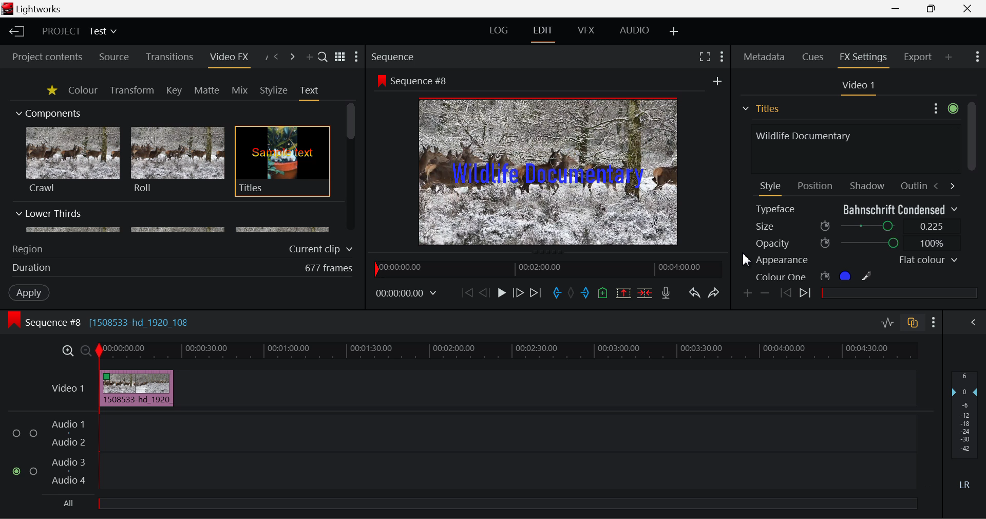 The width and height of the screenshot is (986, 519). What do you see at coordinates (817, 185) in the screenshot?
I see `Position` at bounding box center [817, 185].